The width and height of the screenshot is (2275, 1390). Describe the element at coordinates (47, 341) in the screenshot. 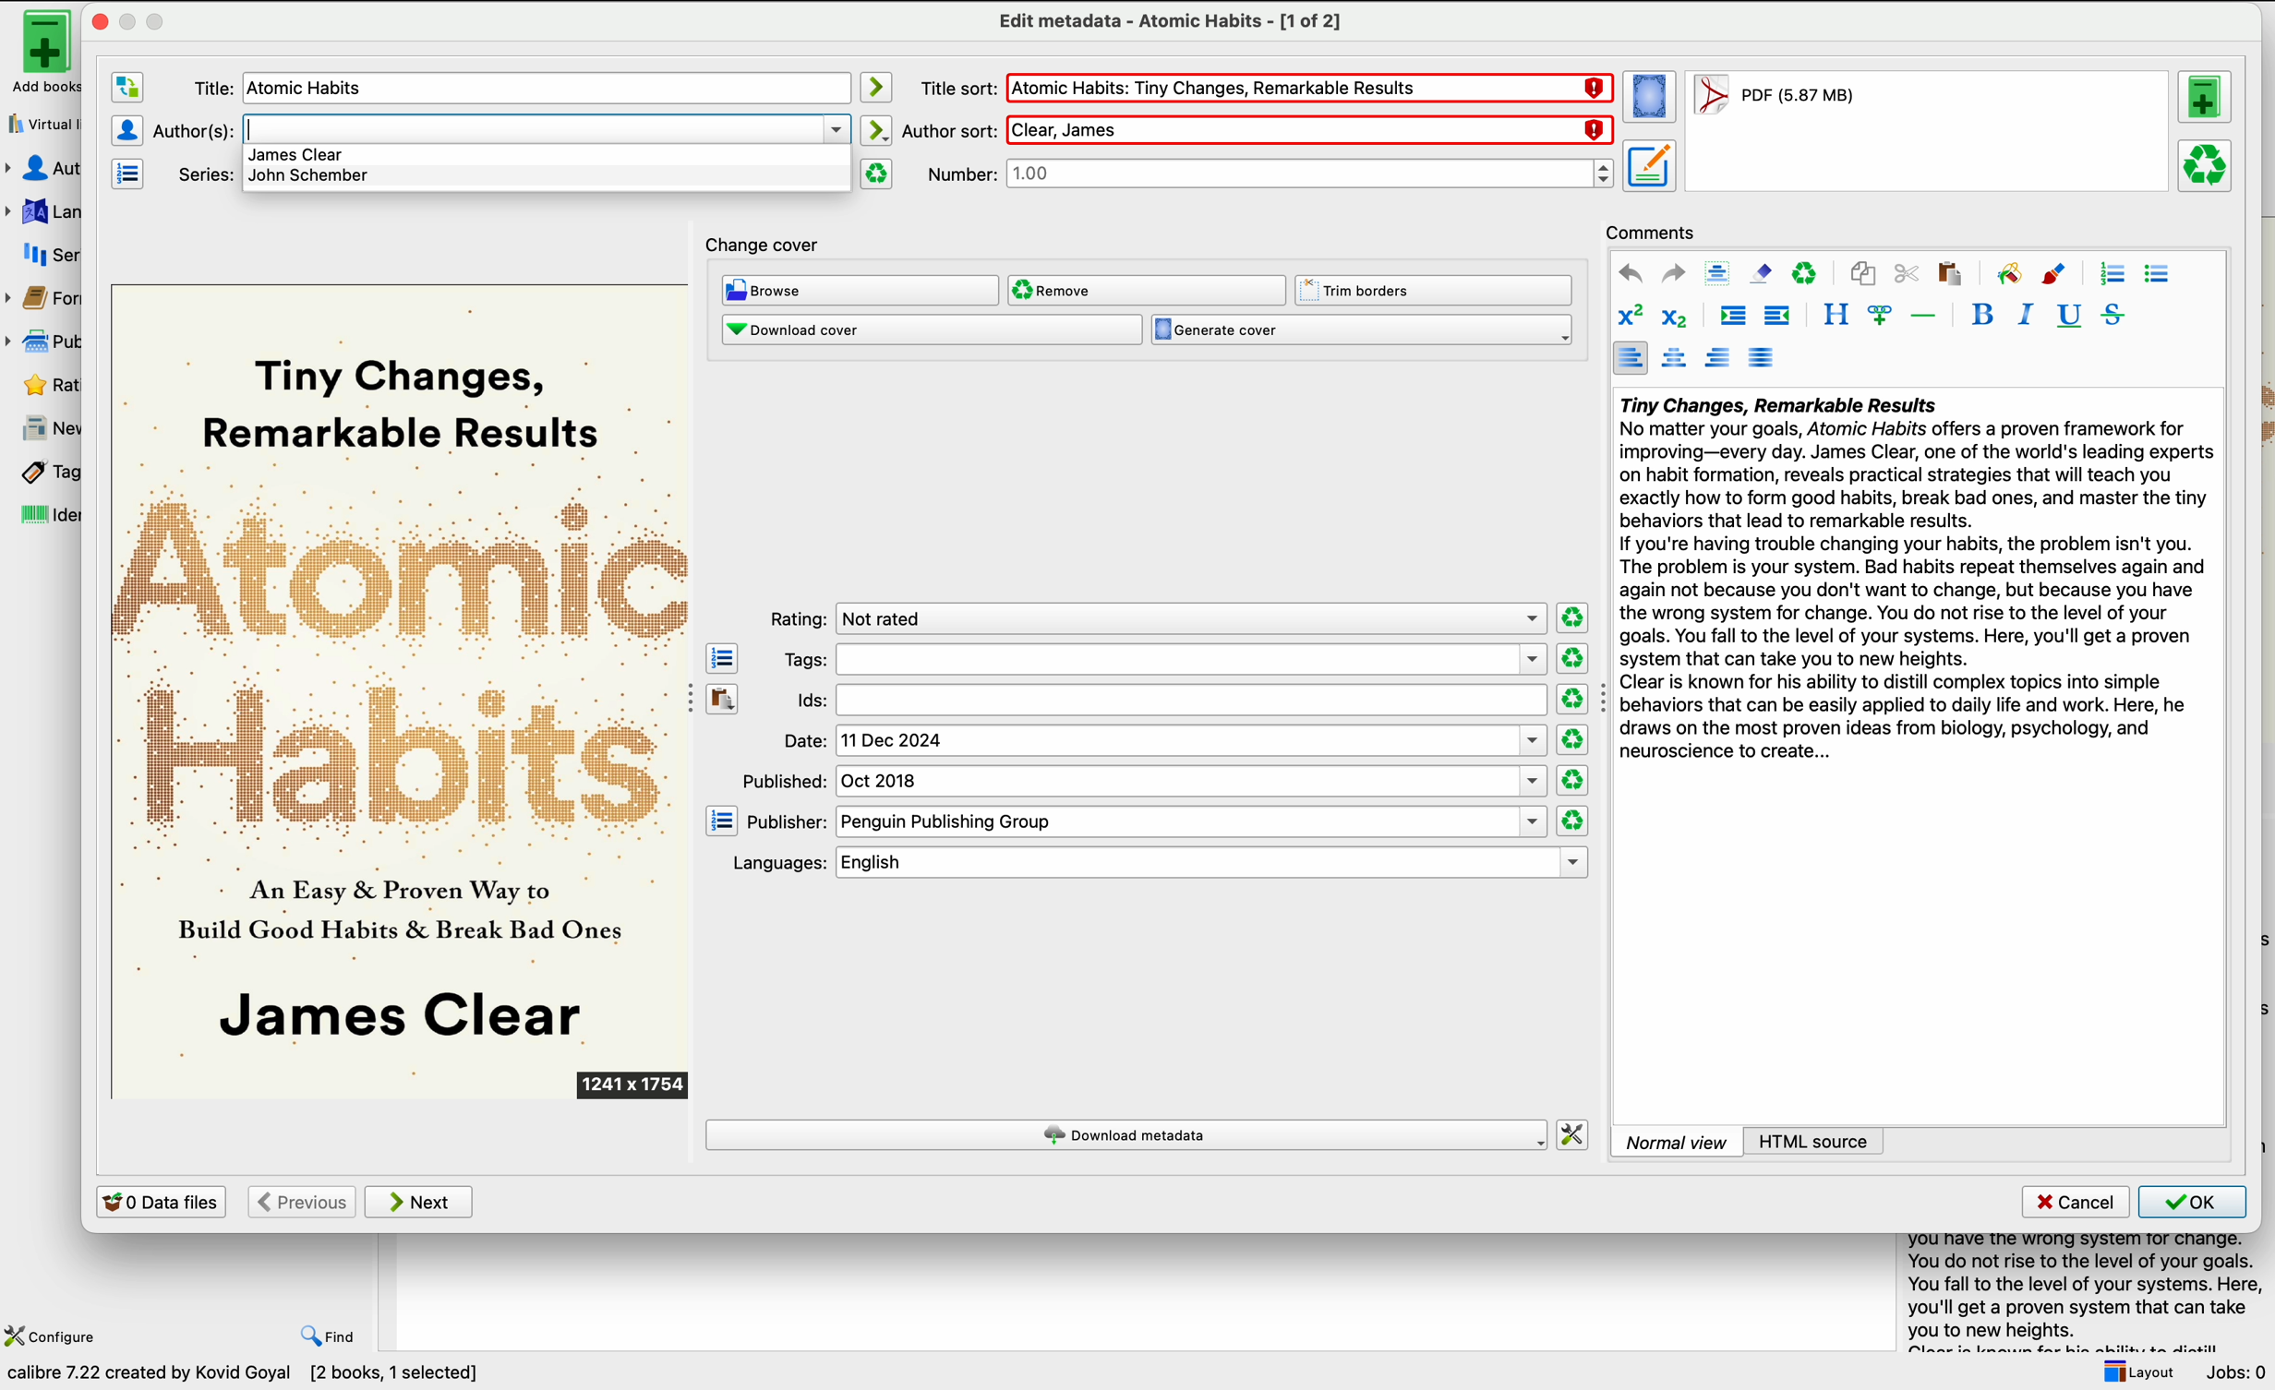

I see `publisher` at that location.